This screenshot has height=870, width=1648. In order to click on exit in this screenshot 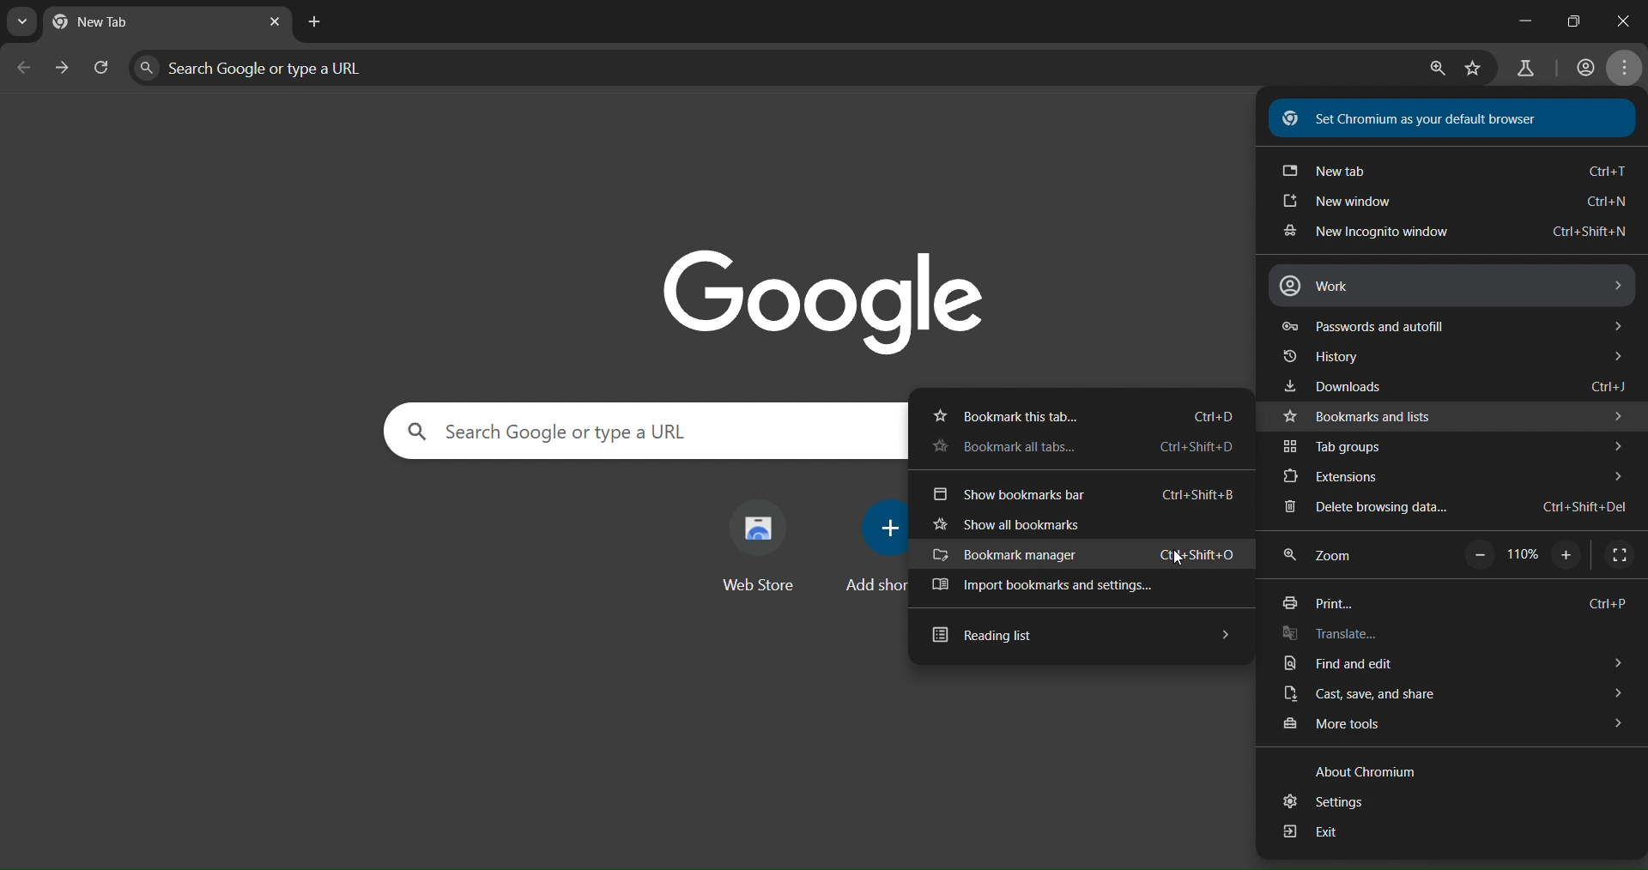, I will do `click(1318, 832)`.